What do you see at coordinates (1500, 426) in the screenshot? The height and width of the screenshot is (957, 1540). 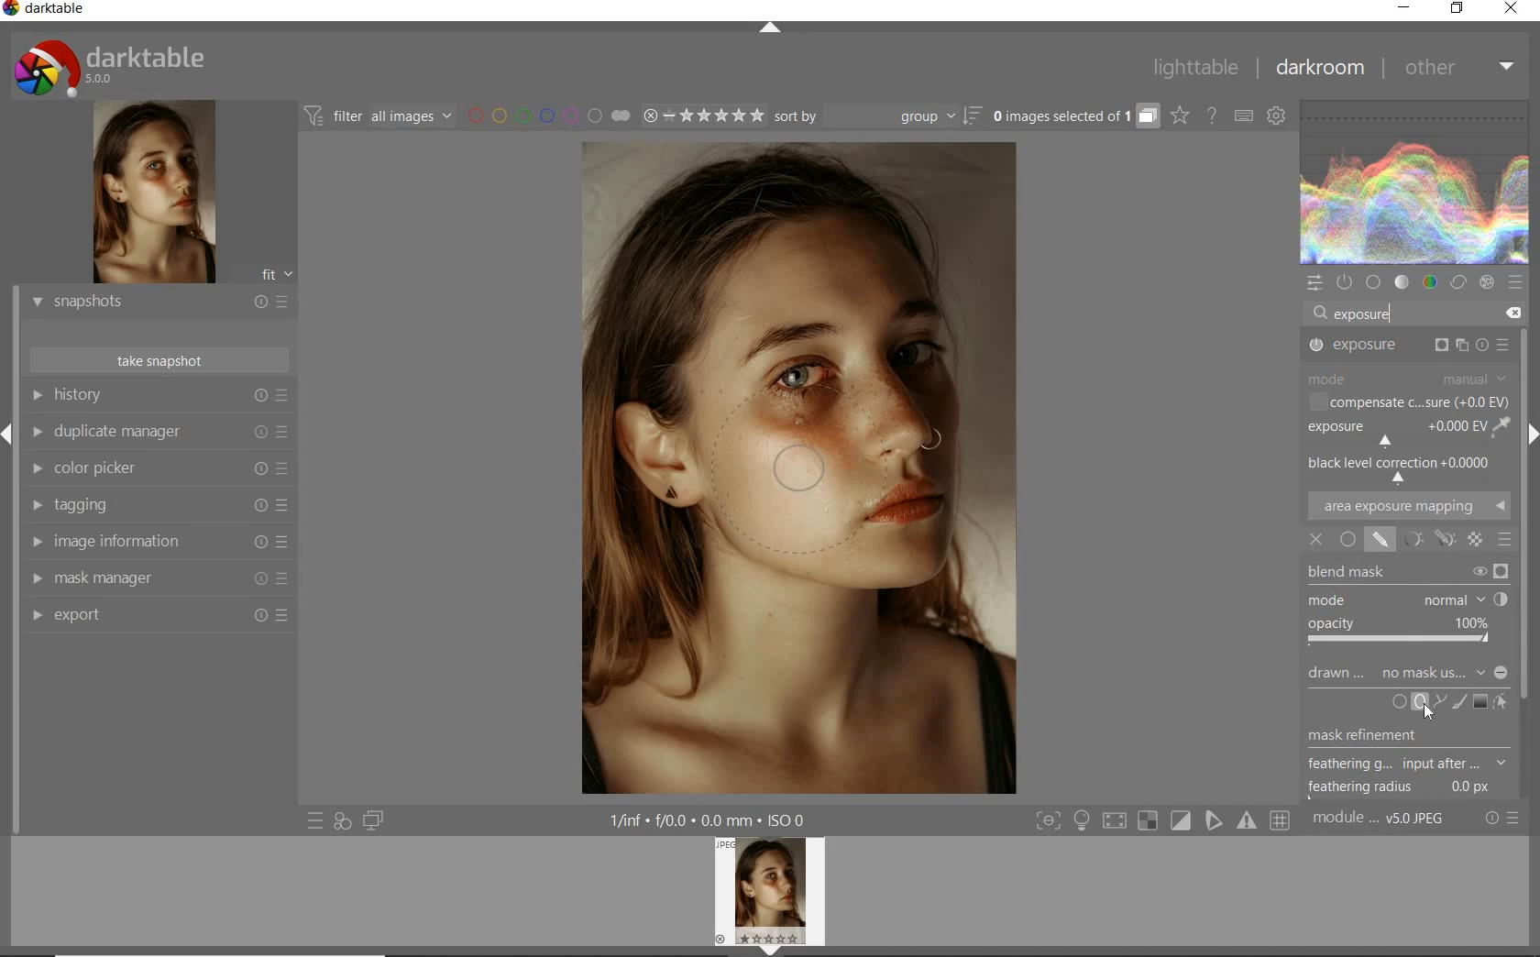 I see `SET THE EXPOSURE ADJUSTMENT USING THE SELECTED AREA` at bounding box center [1500, 426].